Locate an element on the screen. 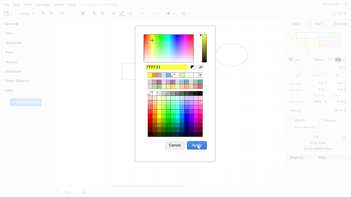 Image resolution: width=351 pixels, height=197 pixels. Apply is located at coordinates (197, 145).